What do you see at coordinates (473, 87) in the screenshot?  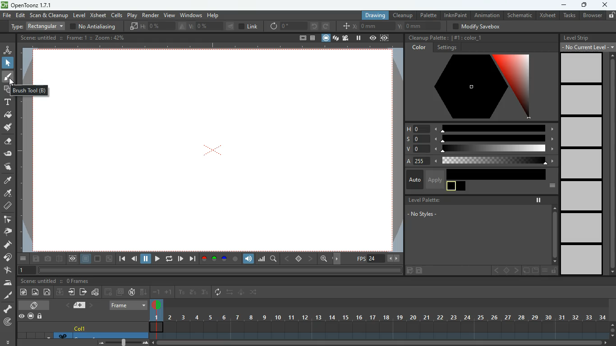 I see `color` at bounding box center [473, 87].